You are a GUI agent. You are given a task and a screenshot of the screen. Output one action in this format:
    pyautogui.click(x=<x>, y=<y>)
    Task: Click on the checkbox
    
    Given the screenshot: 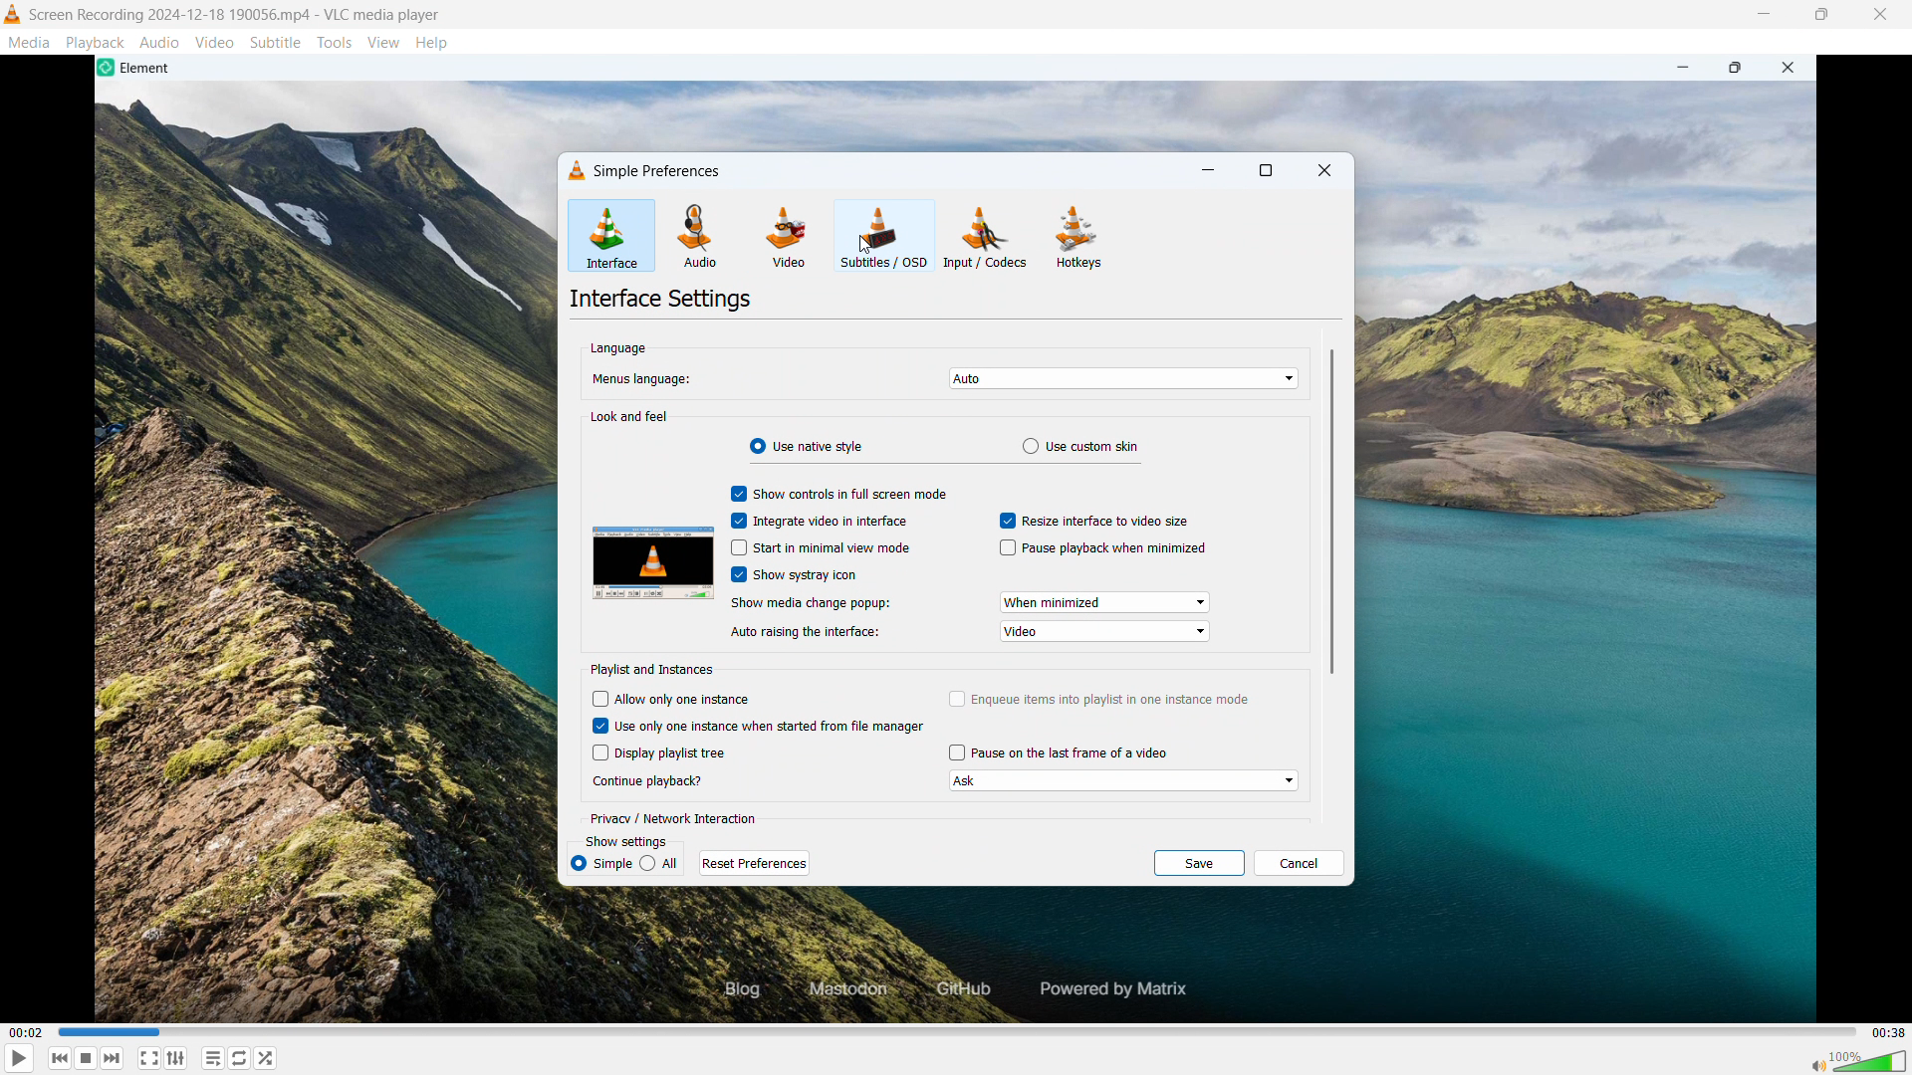 What is the action you would take?
    pyautogui.click(x=597, y=698)
    